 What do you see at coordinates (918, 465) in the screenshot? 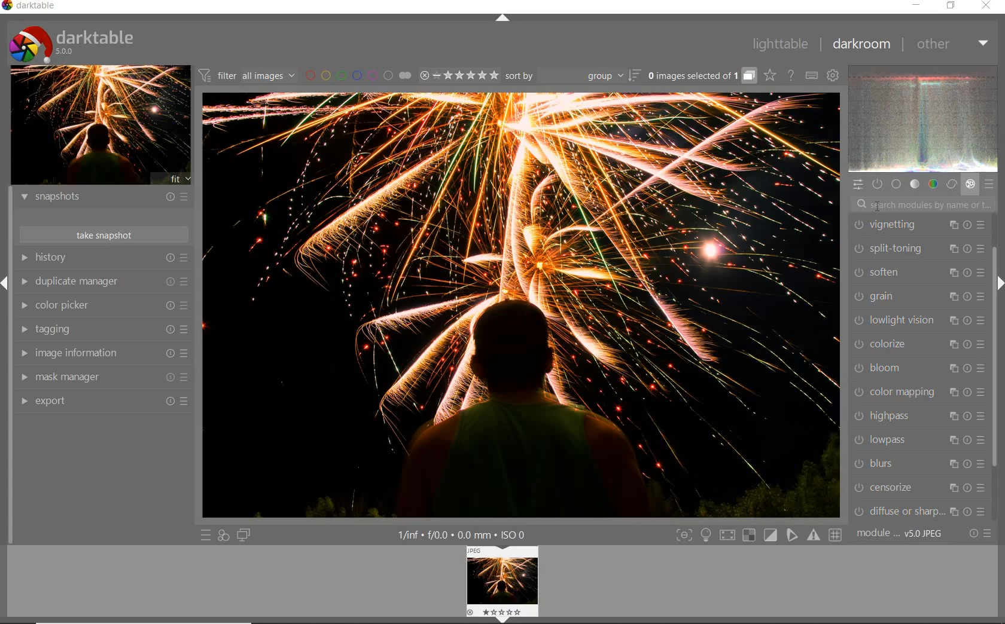
I see `blurs` at bounding box center [918, 465].